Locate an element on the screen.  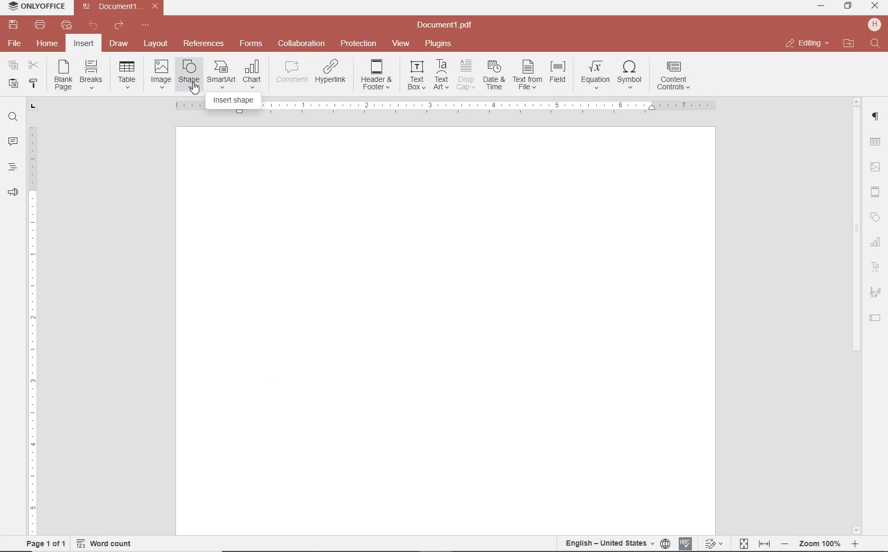
tab stop is located at coordinates (33, 105).